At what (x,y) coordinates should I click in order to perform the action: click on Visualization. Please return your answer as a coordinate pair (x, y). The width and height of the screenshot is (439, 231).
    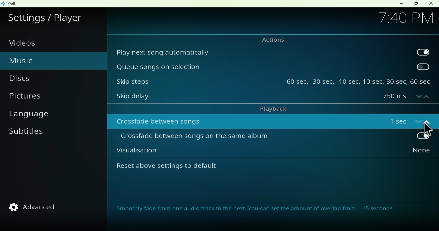
    Looking at the image, I should click on (245, 152).